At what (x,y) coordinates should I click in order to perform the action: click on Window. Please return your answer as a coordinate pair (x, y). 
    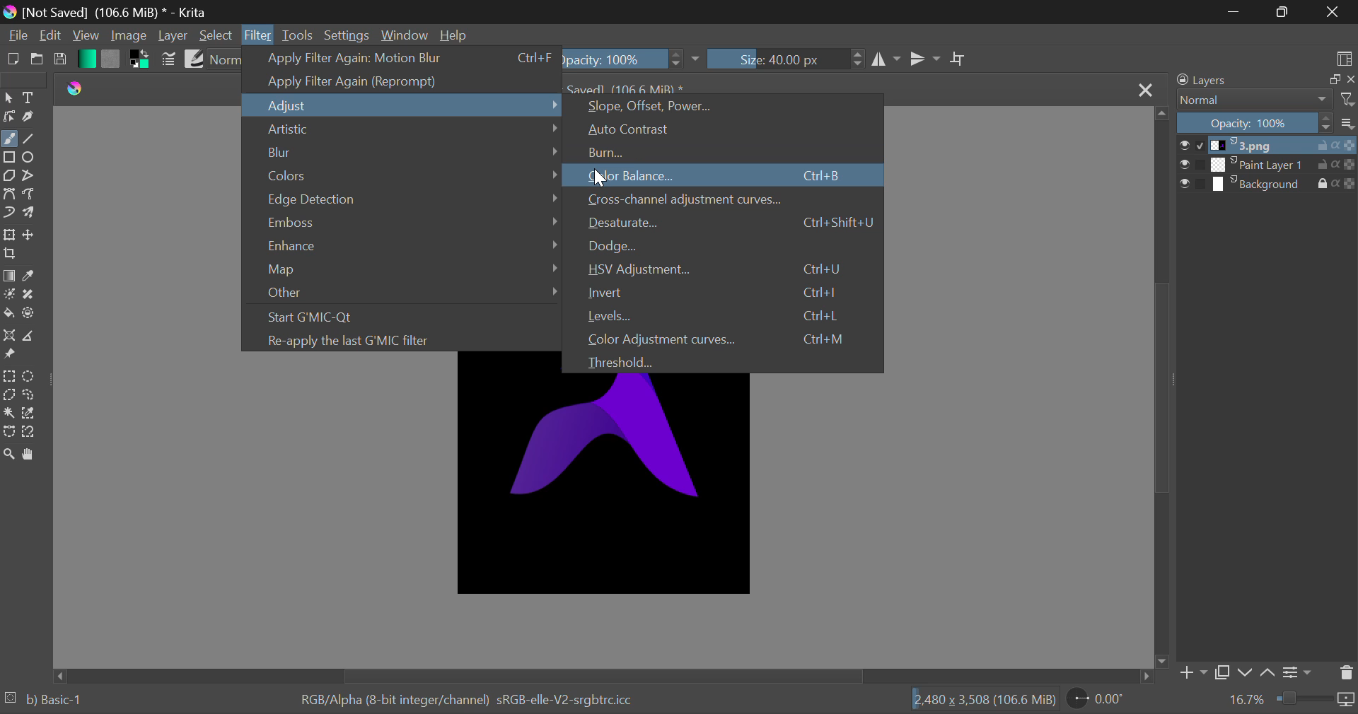
    Looking at the image, I should click on (405, 35).